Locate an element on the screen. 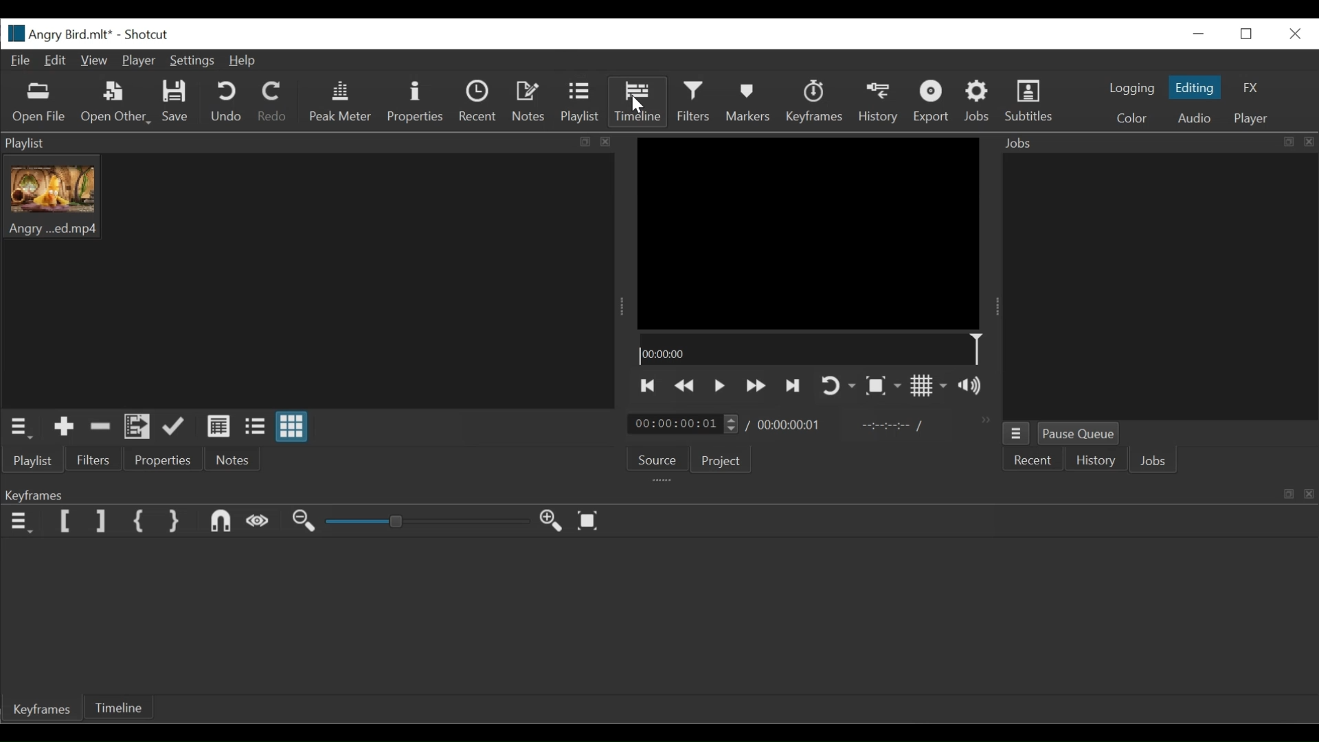  View as files is located at coordinates (257, 427).